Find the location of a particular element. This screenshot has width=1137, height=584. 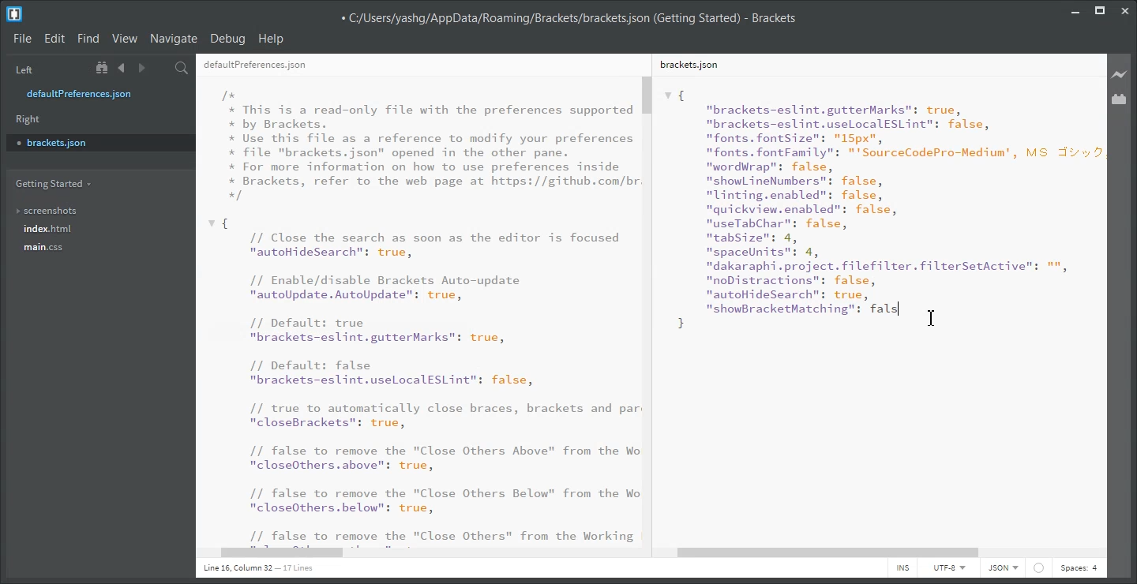

Left is located at coordinates (22, 69).